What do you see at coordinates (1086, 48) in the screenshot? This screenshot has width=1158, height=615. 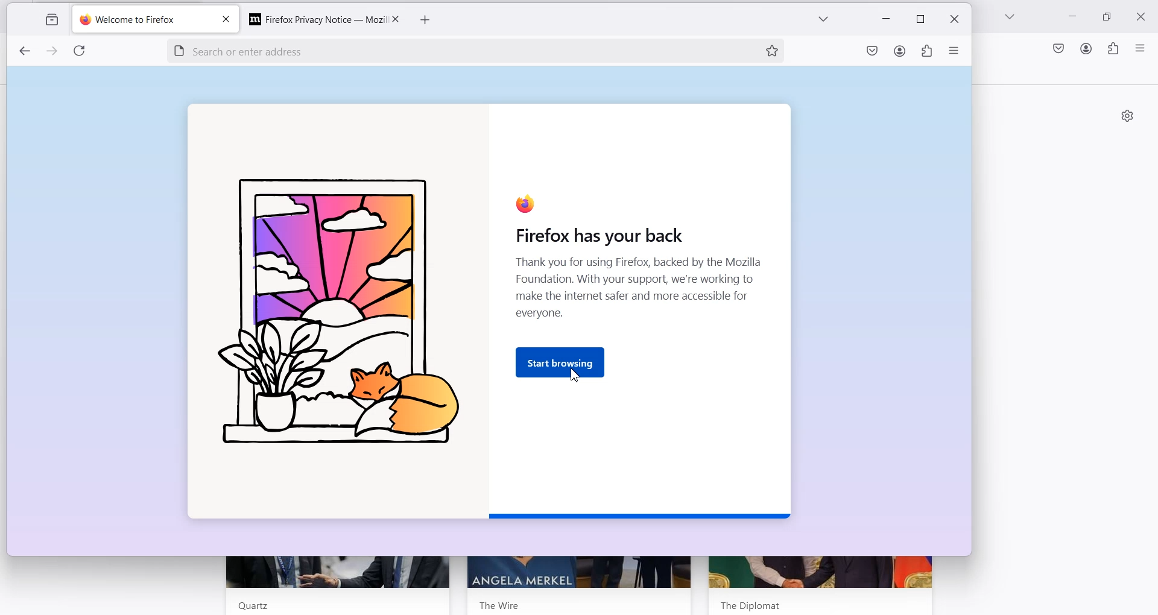 I see `Account` at bounding box center [1086, 48].